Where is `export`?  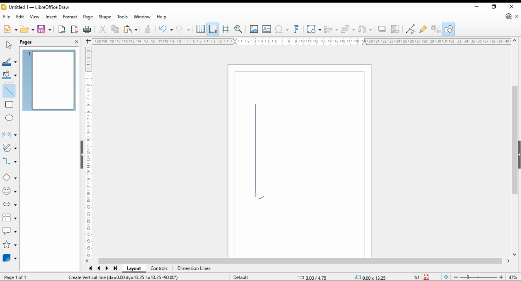 export is located at coordinates (62, 30).